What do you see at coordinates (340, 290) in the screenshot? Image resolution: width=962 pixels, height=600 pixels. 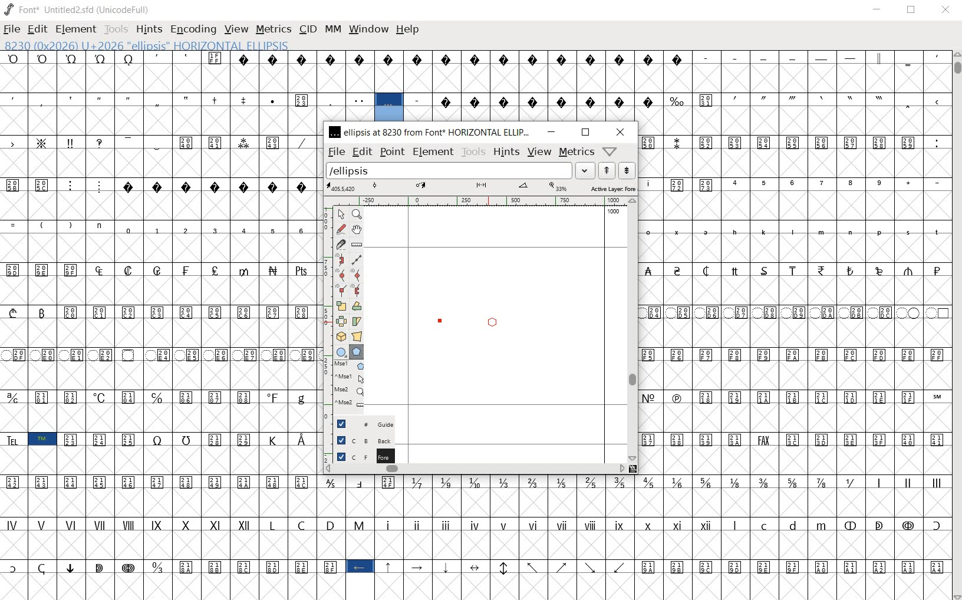 I see `Add a corner point` at bounding box center [340, 290].